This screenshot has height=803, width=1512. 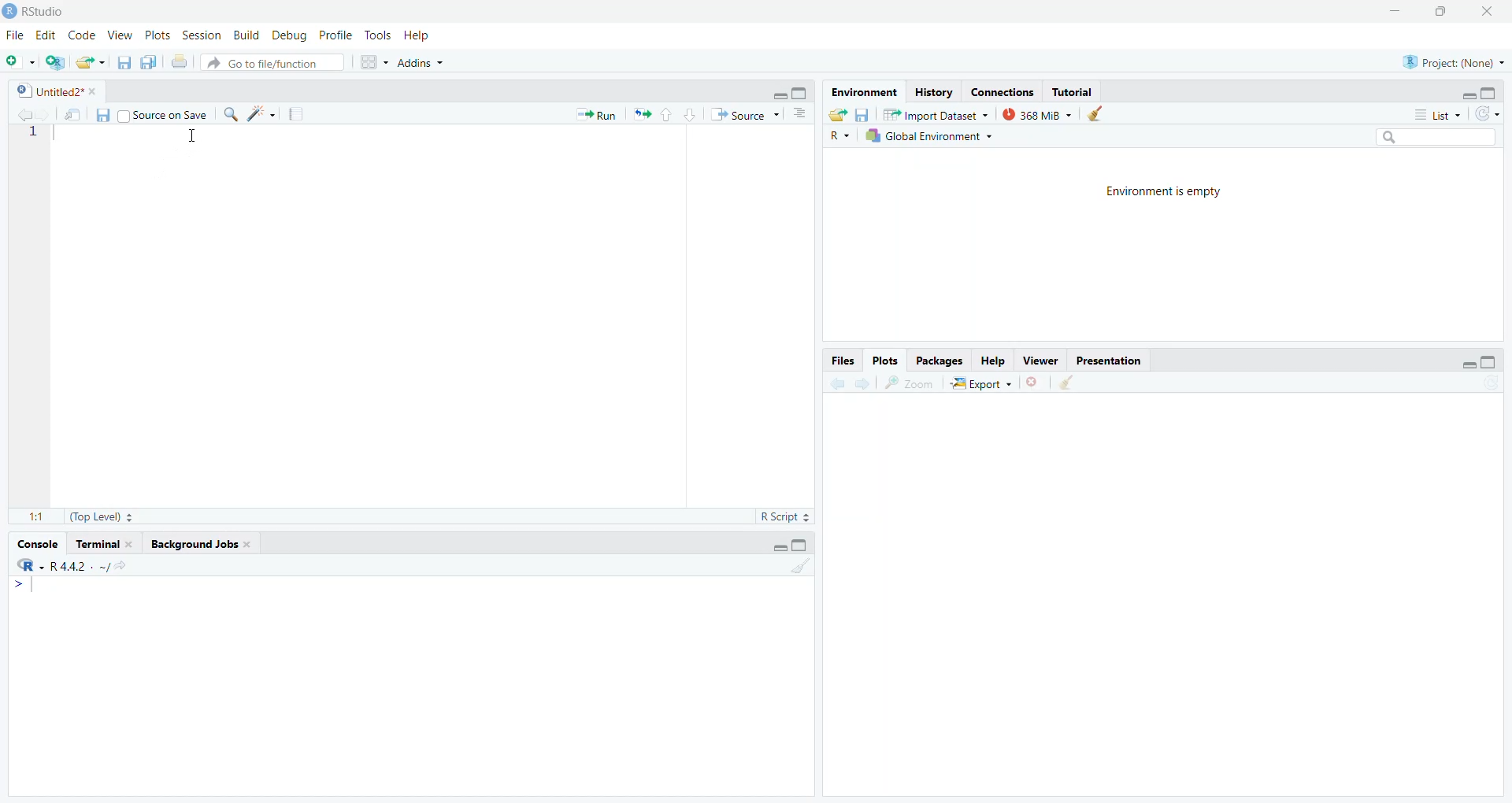 I want to click on Files, so click(x=835, y=361).